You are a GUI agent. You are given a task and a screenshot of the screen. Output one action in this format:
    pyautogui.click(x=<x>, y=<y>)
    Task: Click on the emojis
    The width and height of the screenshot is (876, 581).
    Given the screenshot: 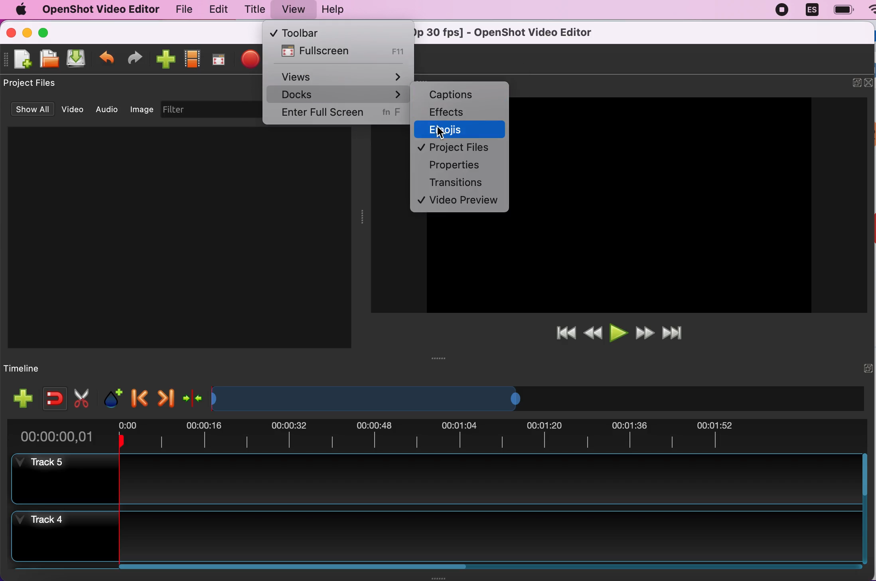 What is the action you would take?
    pyautogui.click(x=463, y=130)
    